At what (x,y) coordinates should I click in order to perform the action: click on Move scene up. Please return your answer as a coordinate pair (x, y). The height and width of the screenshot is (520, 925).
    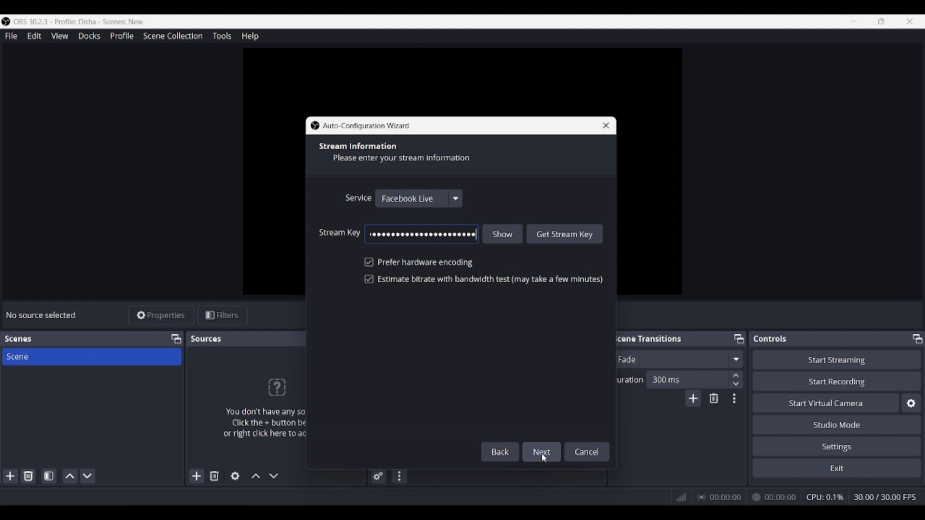
    Looking at the image, I should click on (70, 476).